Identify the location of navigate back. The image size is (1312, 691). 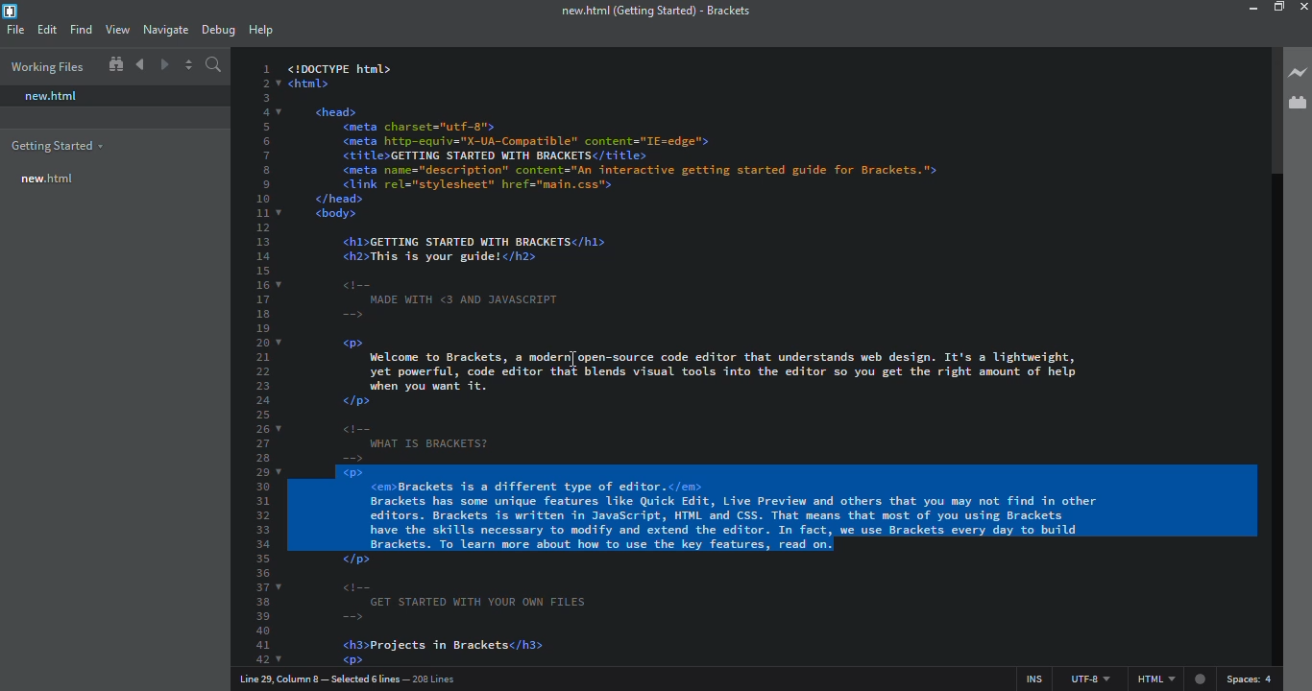
(143, 65).